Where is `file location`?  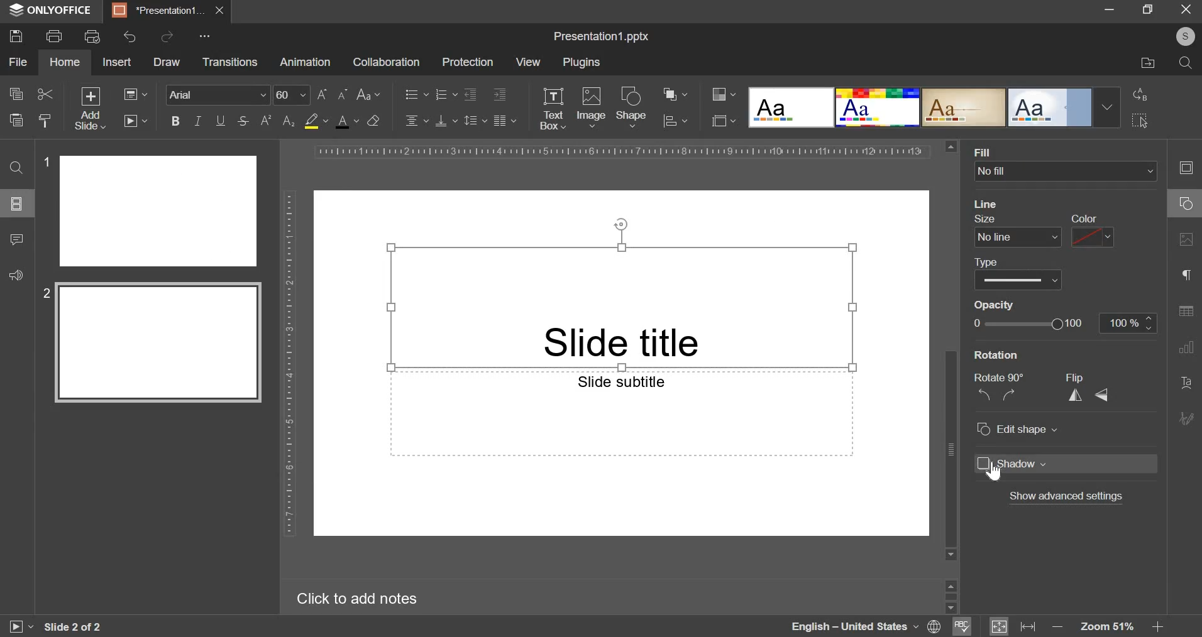 file location is located at coordinates (1149, 63).